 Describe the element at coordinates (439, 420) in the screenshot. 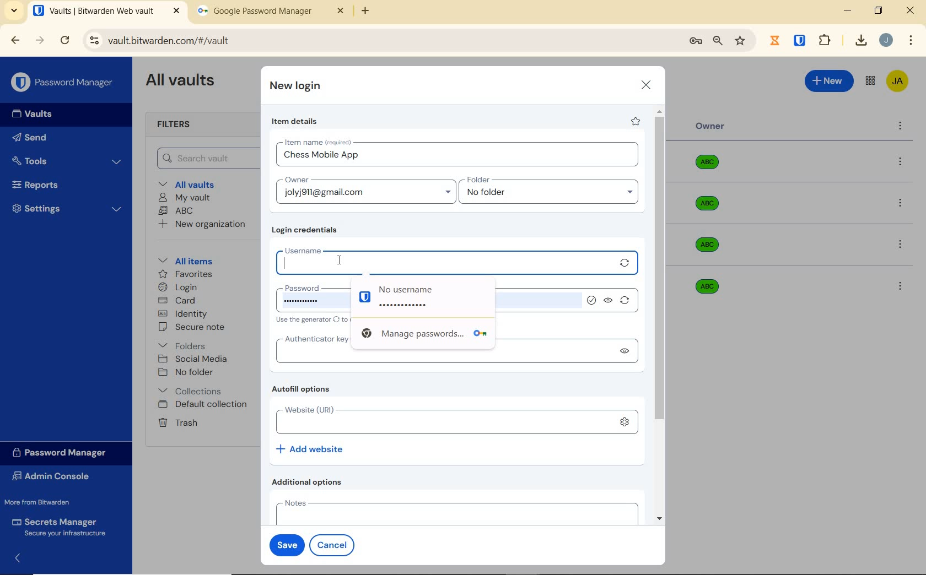

I see `Website (URL)` at that location.